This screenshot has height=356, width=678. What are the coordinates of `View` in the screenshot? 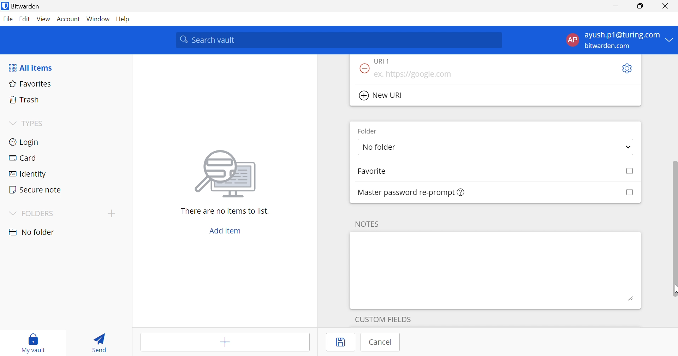 It's located at (43, 19).